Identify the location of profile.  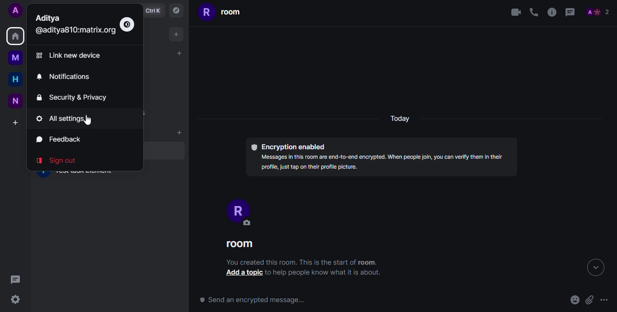
(14, 11).